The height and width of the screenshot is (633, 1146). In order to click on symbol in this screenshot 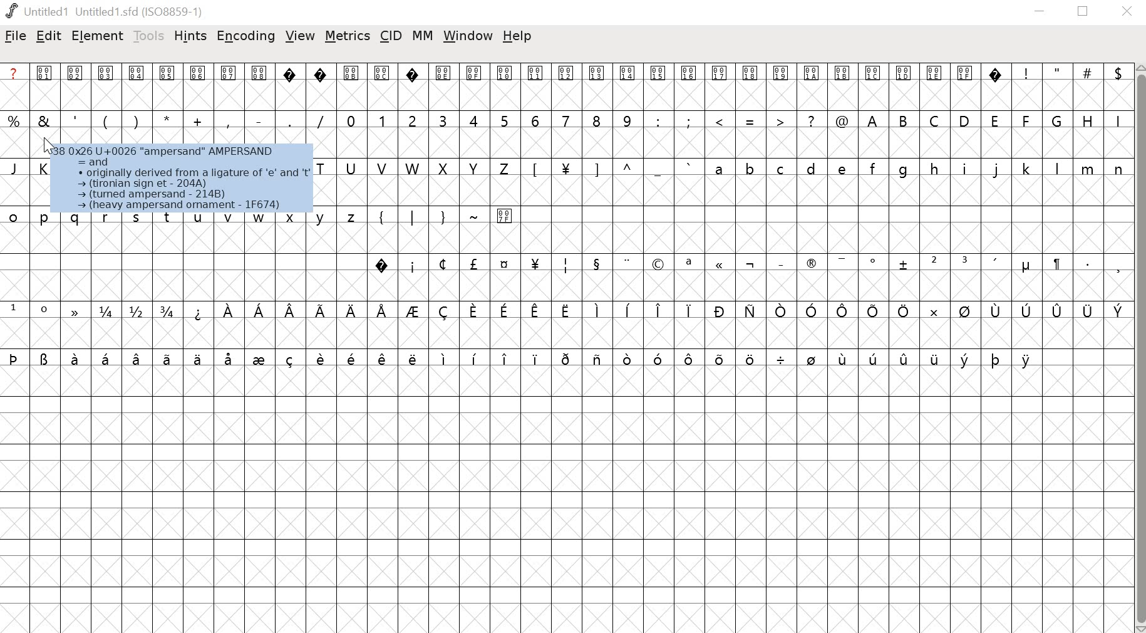, I will do `click(323, 357)`.